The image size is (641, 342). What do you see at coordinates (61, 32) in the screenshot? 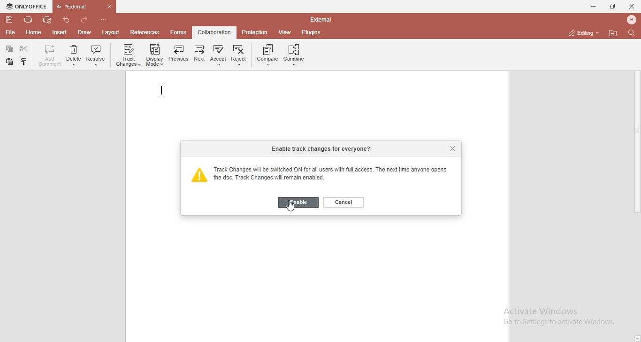
I see `insert` at bounding box center [61, 32].